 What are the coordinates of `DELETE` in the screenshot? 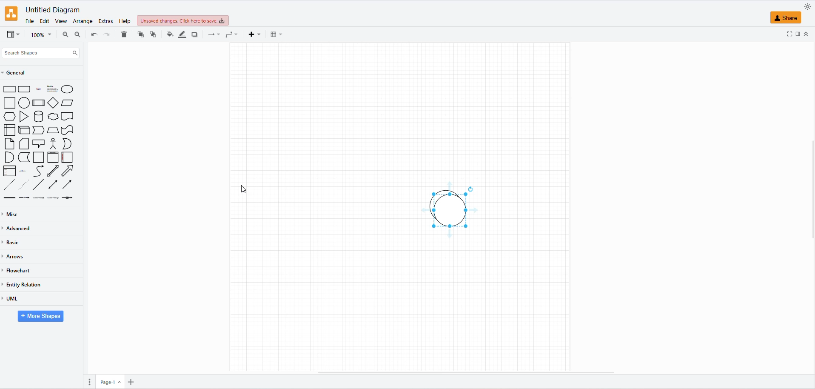 It's located at (123, 35).